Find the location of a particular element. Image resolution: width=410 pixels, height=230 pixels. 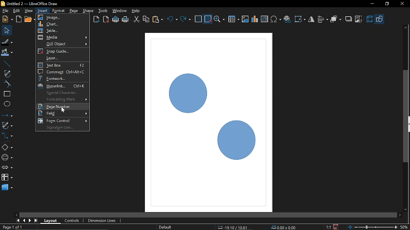

Insert hyperlink is located at coordinates (287, 19).